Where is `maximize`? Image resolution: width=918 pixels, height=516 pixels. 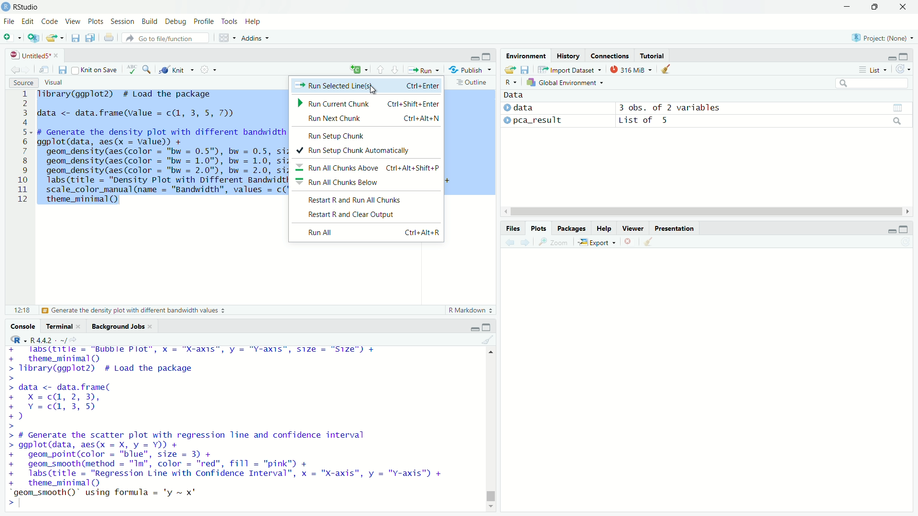
maximize is located at coordinates (486, 326).